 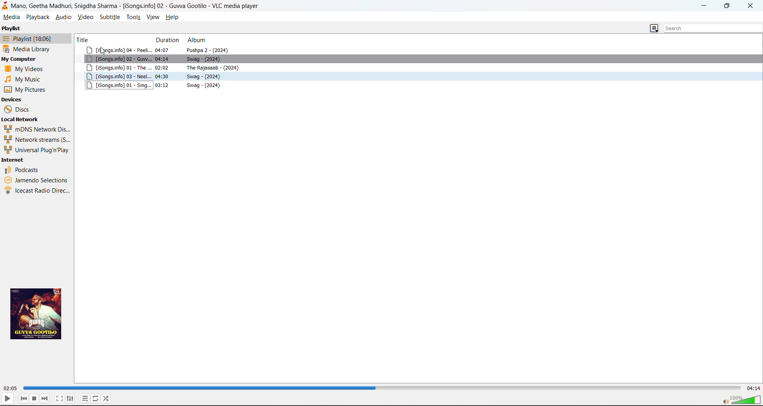 I want to click on close, so click(x=750, y=6).